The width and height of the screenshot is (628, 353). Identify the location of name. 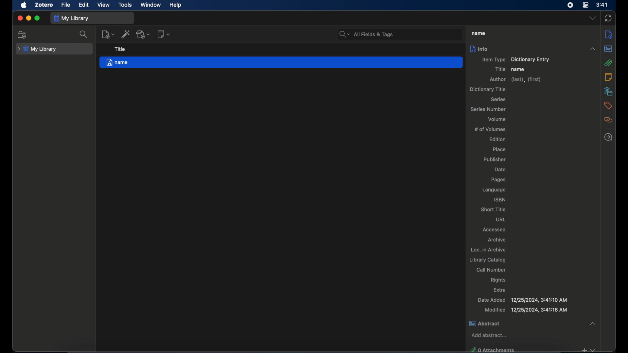
(518, 69).